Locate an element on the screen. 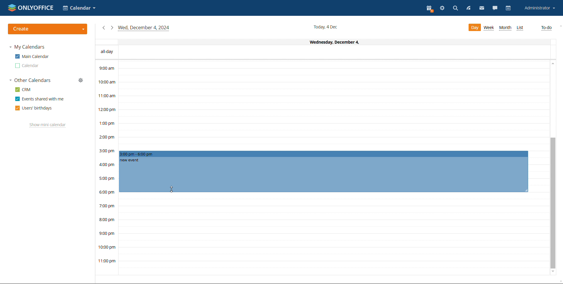 This screenshot has width=563, height=284. current date is located at coordinates (326, 27).